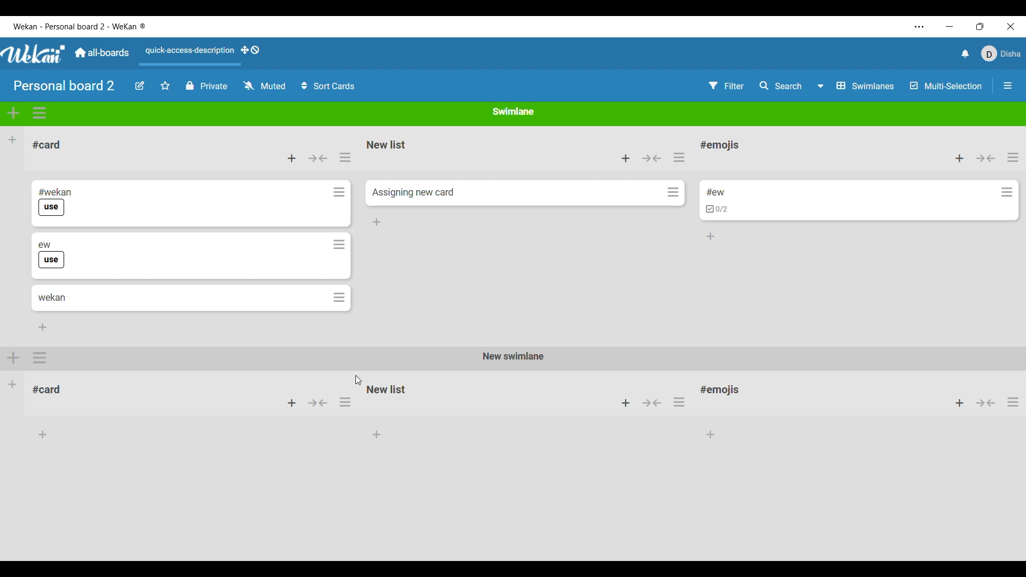  What do you see at coordinates (12, 139) in the screenshot?
I see `Add list` at bounding box center [12, 139].